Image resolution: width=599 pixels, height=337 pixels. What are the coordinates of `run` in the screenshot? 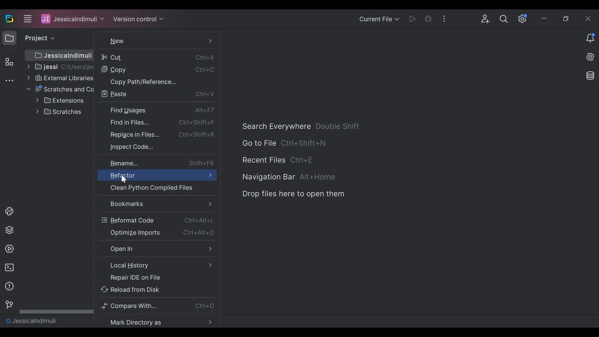 It's located at (8, 249).